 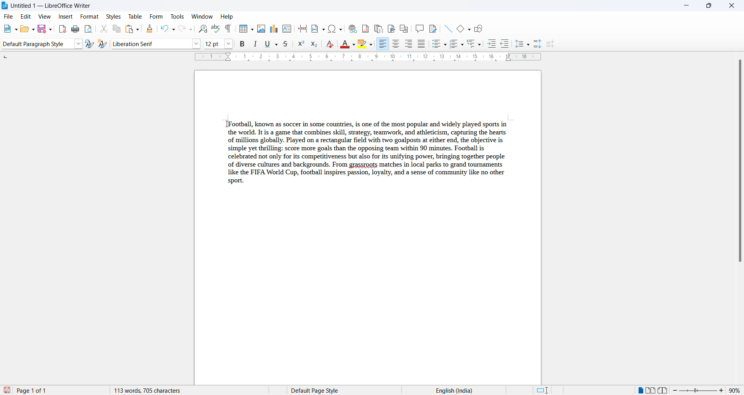 I want to click on character highlighting, so click(x=363, y=44).